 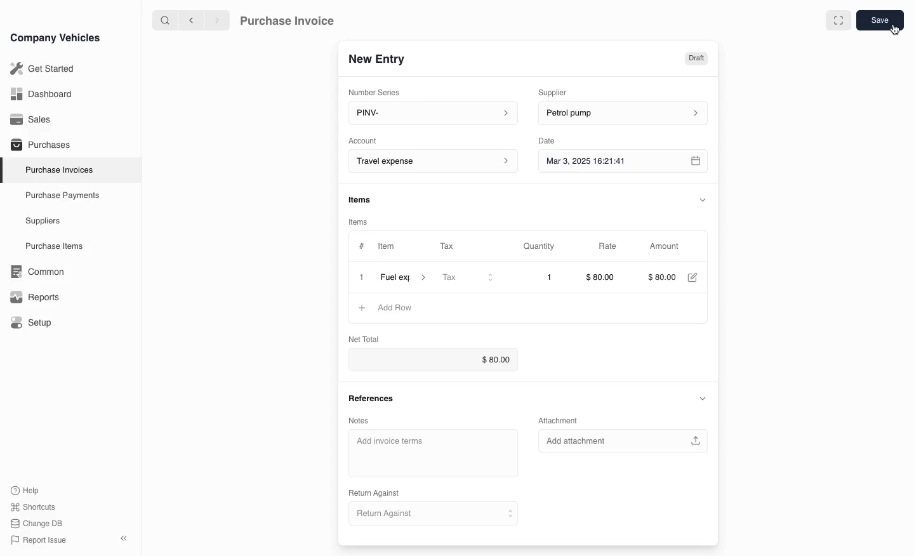 What do you see at coordinates (547, 141) in the screenshot?
I see `Date` at bounding box center [547, 141].